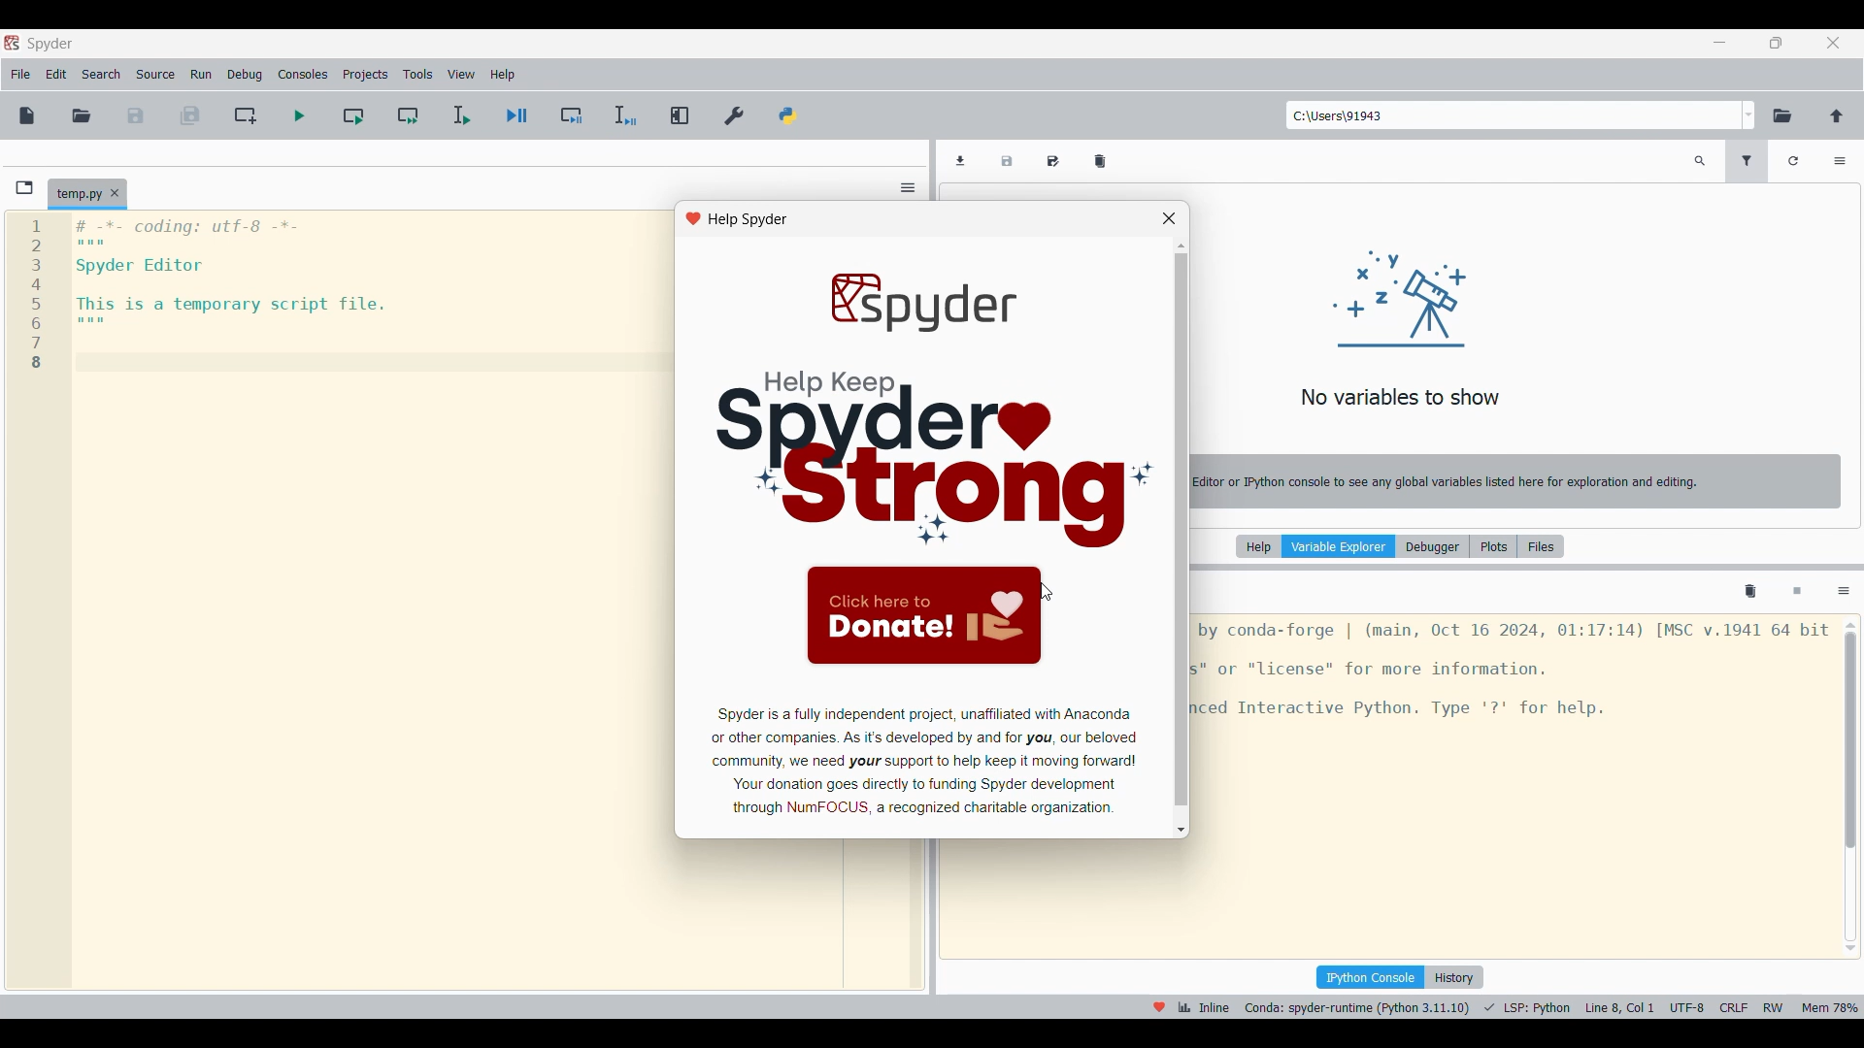 This screenshot has width=1864, height=1048. I want to click on Maximize current pane, so click(680, 115).